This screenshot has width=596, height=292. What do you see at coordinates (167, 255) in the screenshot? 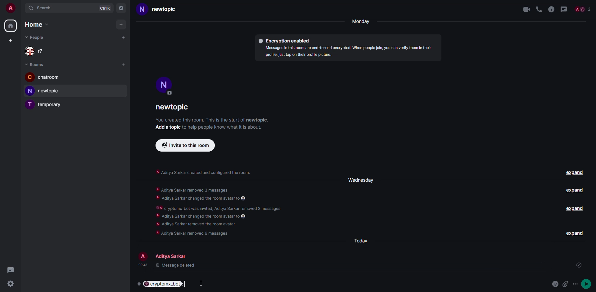
I see `Aditya Sarkar` at bounding box center [167, 255].